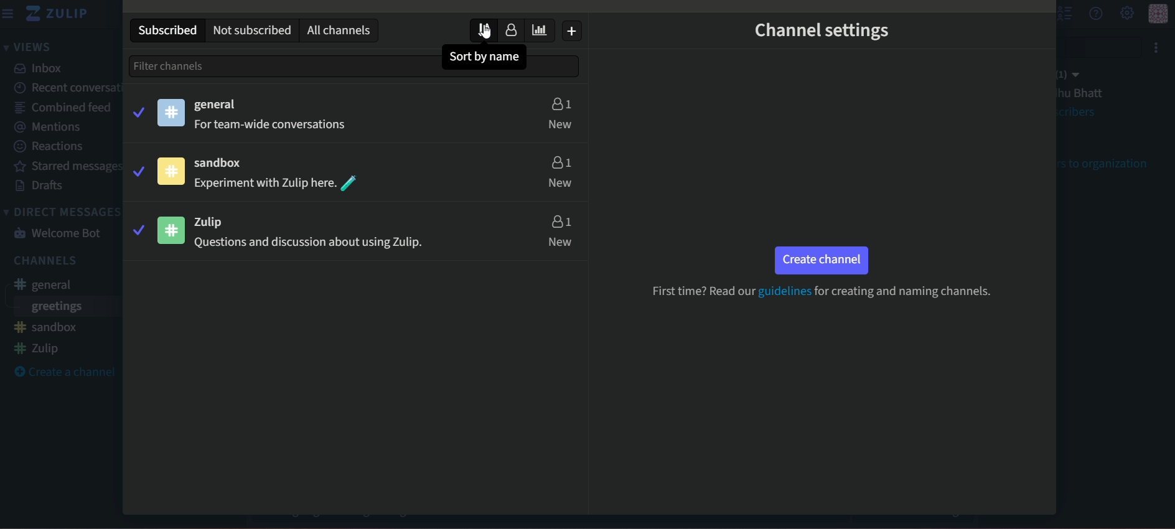 The width and height of the screenshot is (1175, 529). Describe the element at coordinates (488, 57) in the screenshot. I see `sort by name` at that location.